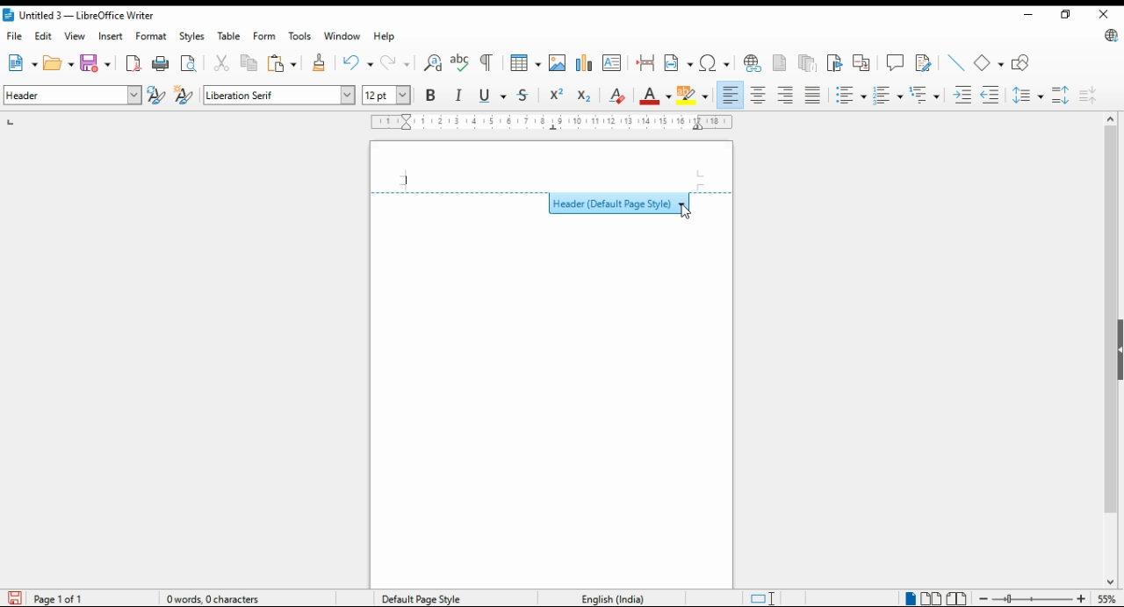 The height and width of the screenshot is (607, 1124). What do you see at coordinates (731, 95) in the screenshot?
I see `align left` at bounding box center [731, 95].